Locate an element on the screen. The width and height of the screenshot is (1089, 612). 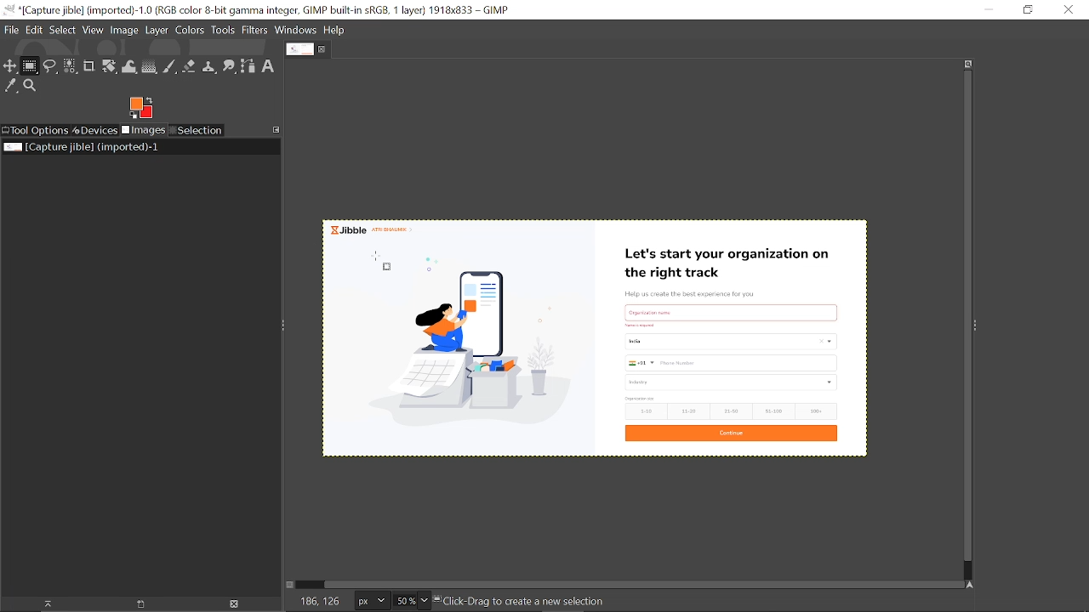
Image unit is located at coordinates (368, 601).